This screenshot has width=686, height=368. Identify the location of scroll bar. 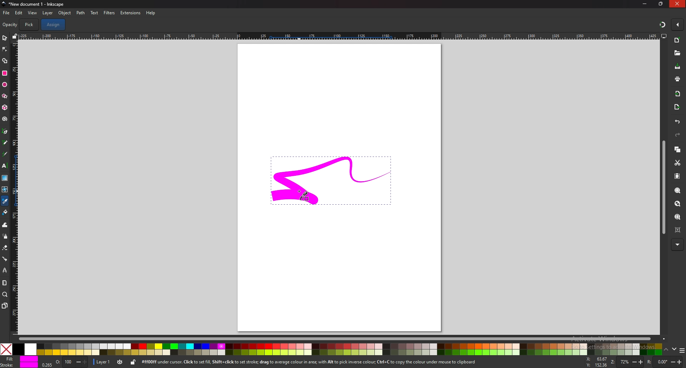
(342, 338).